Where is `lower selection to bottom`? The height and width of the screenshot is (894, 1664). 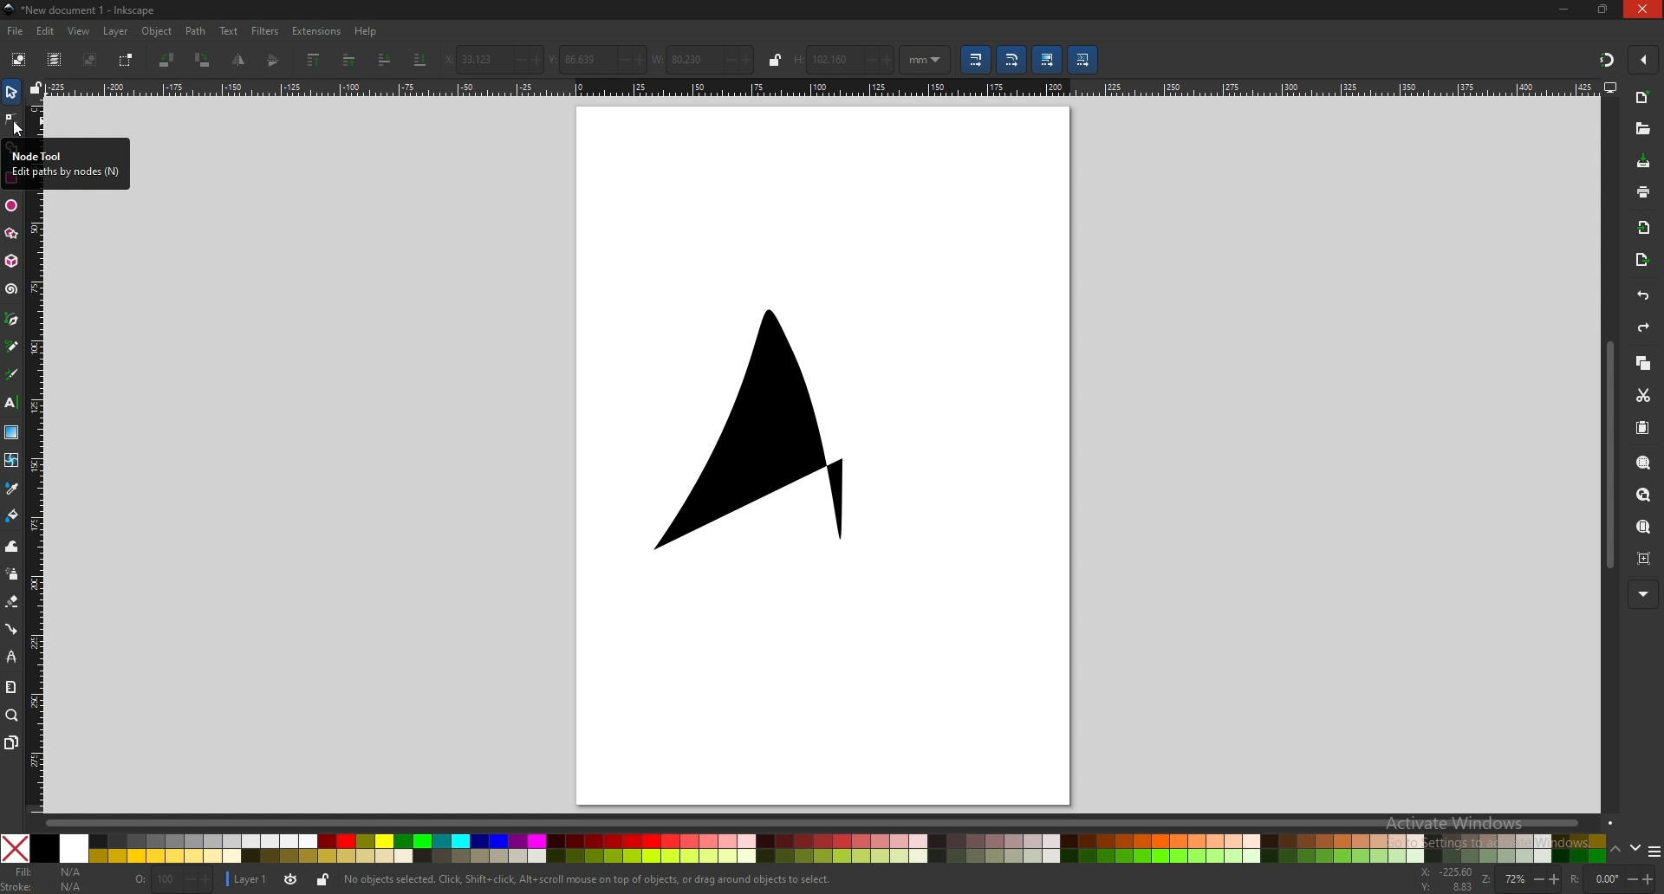
lower selection to bottom is located at coordinates (422, 58).